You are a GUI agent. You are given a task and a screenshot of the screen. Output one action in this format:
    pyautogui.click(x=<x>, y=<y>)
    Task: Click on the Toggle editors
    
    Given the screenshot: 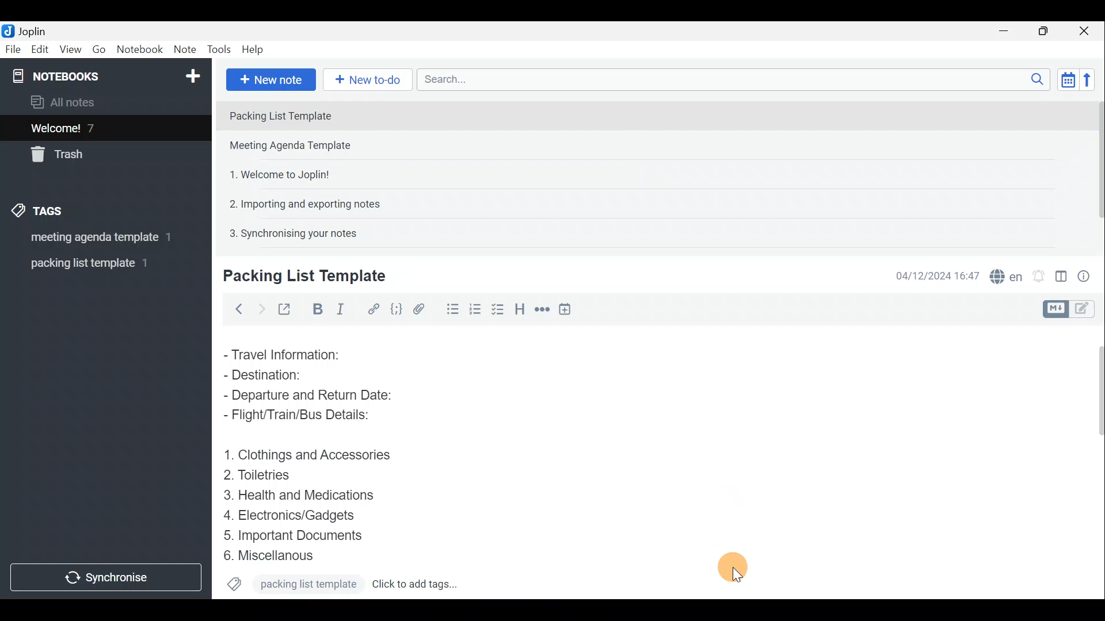 What is the action you would take?
    pyautogui.click(x=1088, y=310)
    